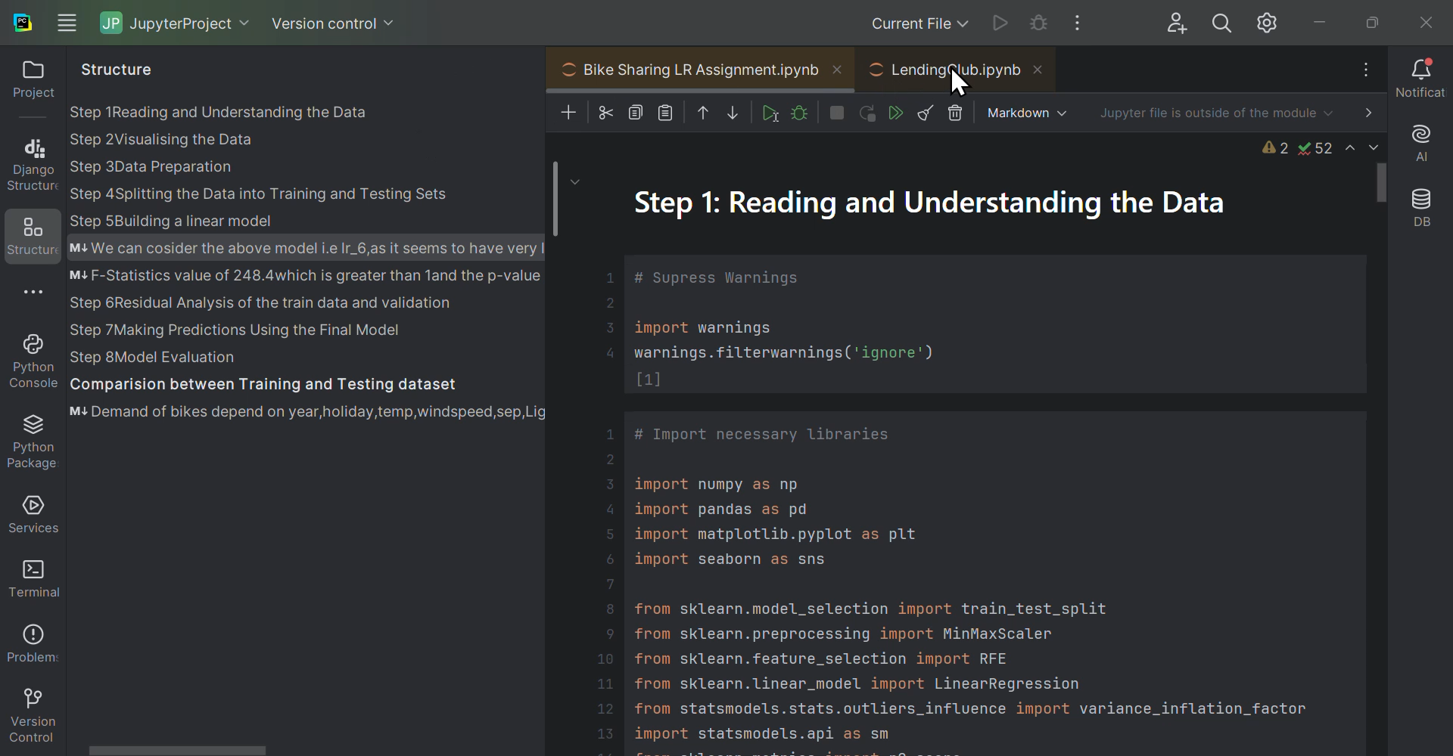  What do you see at coordinates (736, 110) in the screenshot?
I see `Move down` at bounding box center [736, 110].